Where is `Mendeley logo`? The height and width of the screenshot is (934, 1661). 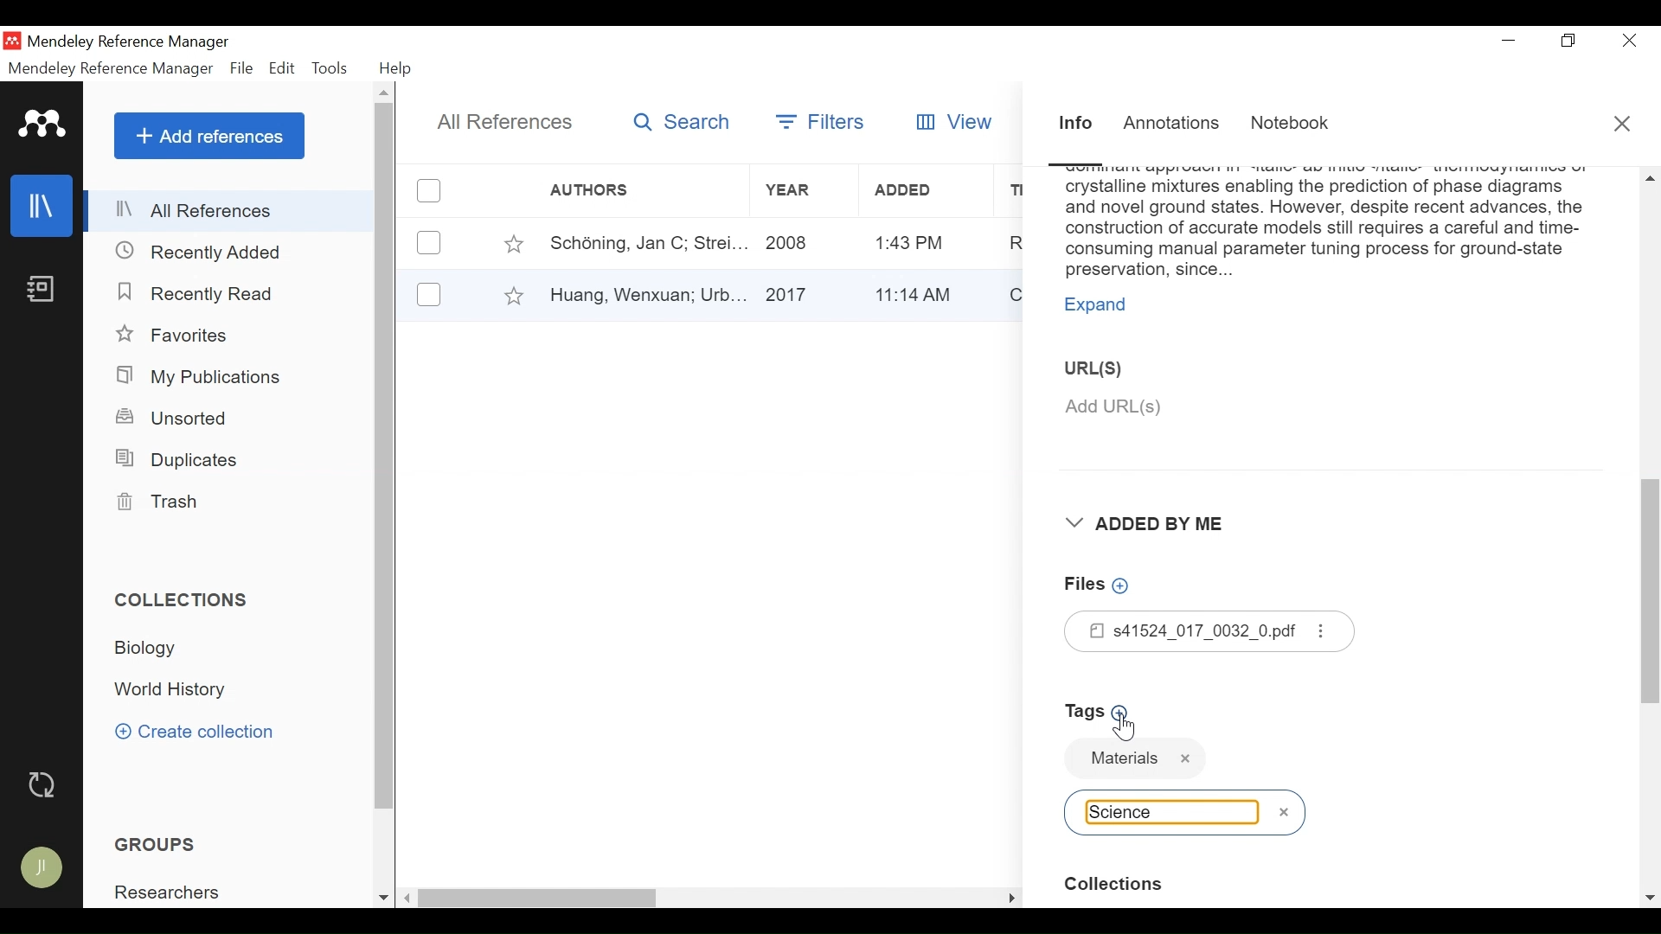
Mendeley logo is located at coordinates (44, 125).